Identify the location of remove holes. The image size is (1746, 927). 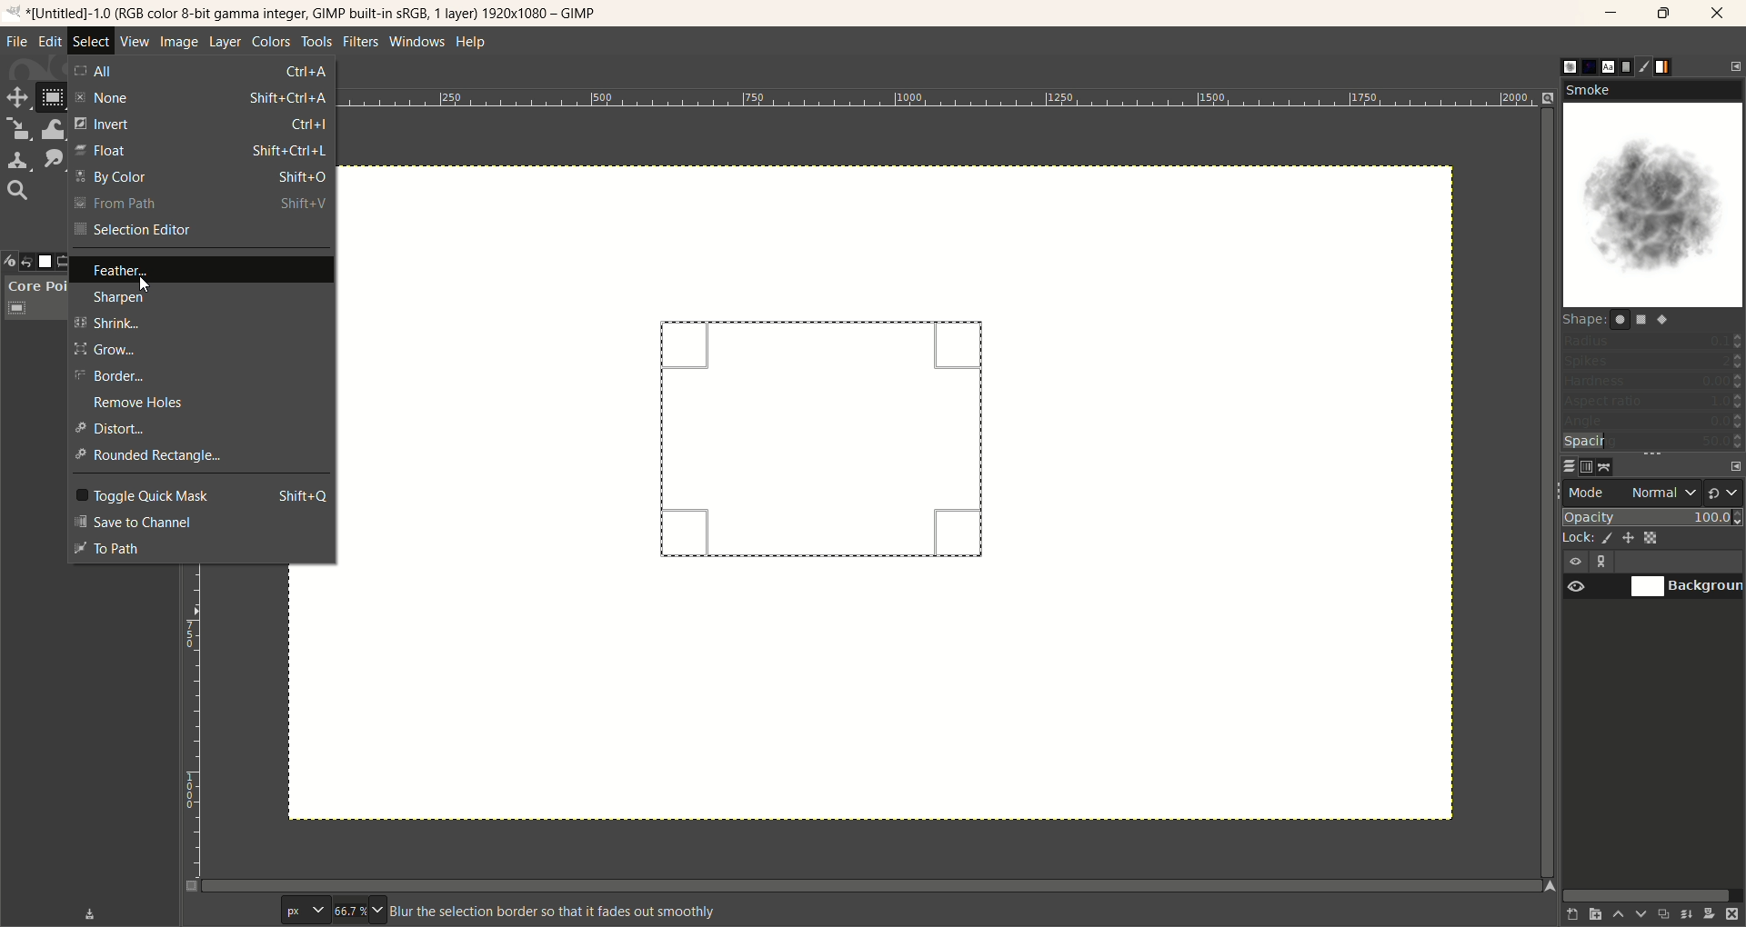
(210, 405).